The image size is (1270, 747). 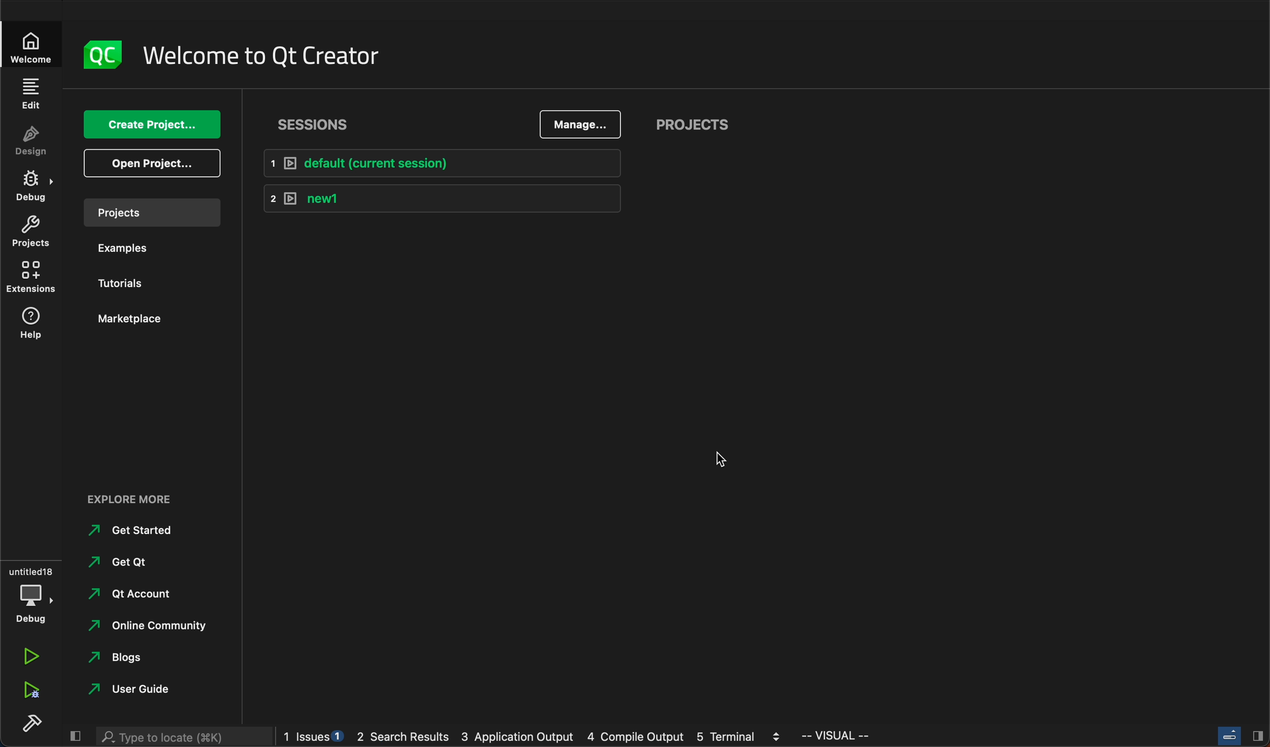 What do you see at coordinates (150, 163) in the screenshot?
I see `open ` at bounding box center [150, 163].